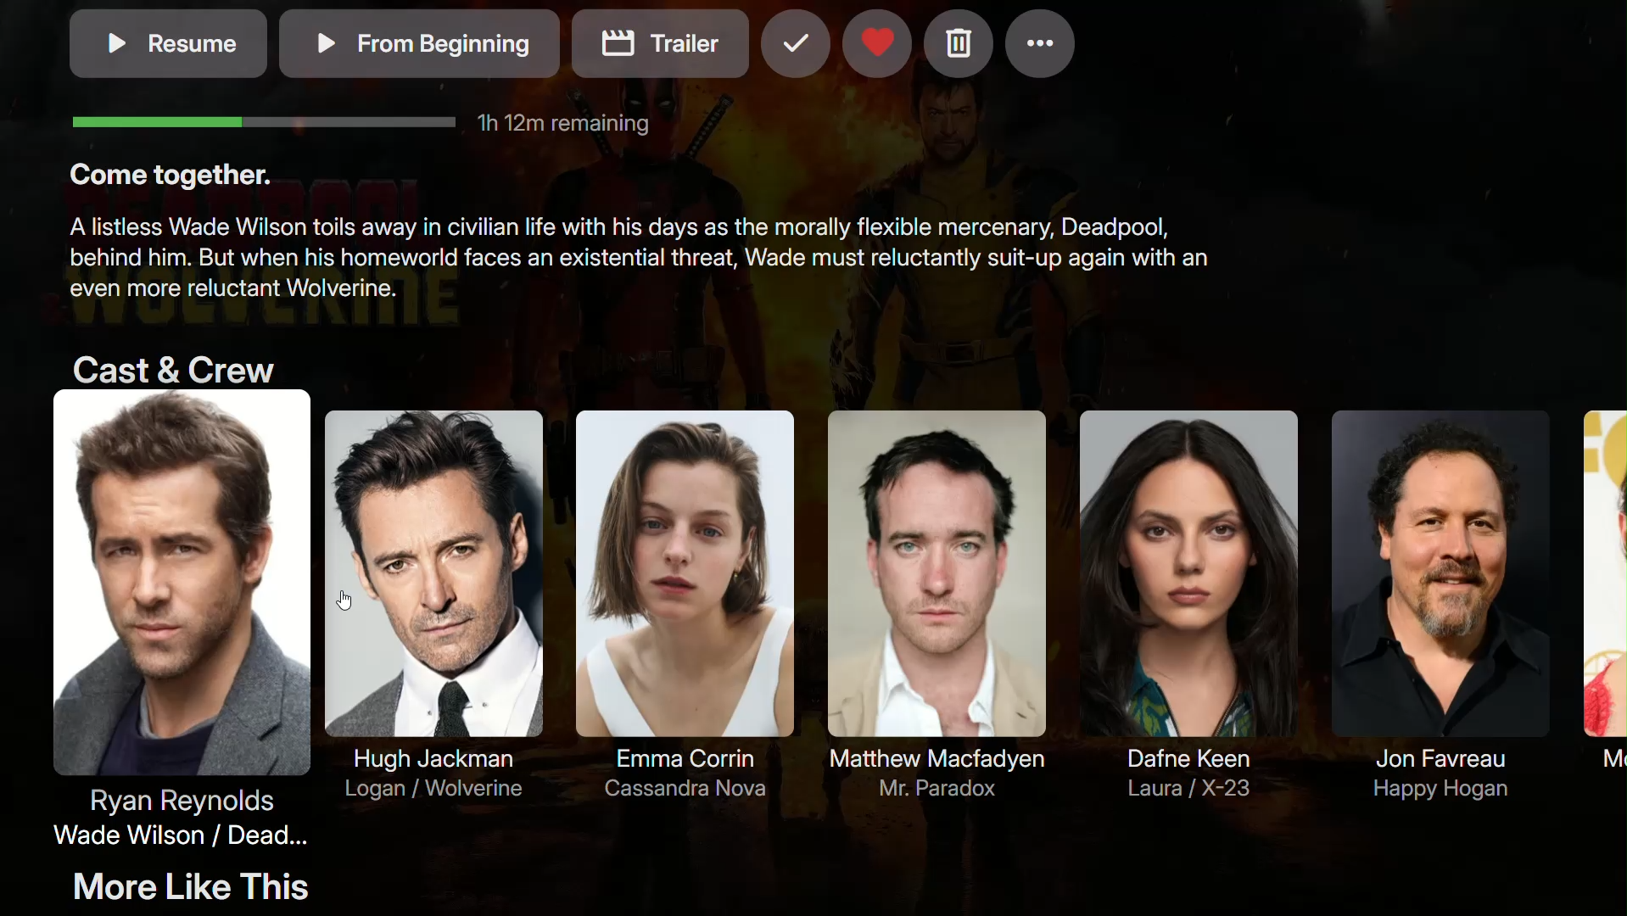  What do you see at coordinates (932, 606) in the screenshot?
I see `Mathew Macfadyen` at bounding box center [932, 606].